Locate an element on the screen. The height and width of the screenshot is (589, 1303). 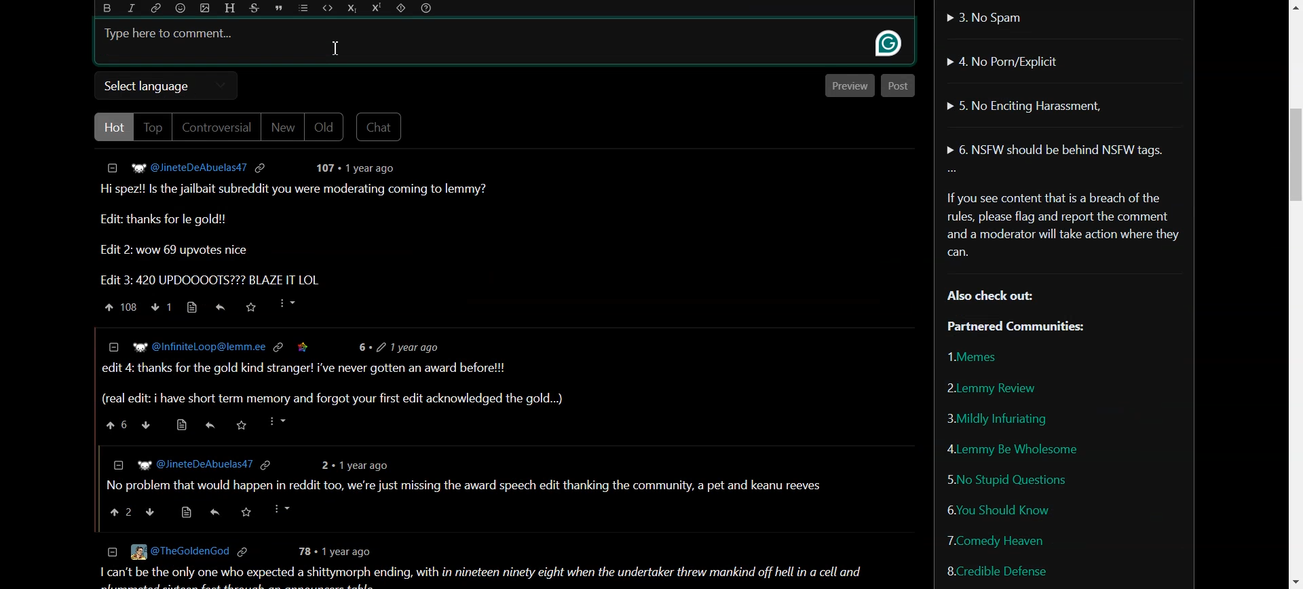
] WP @JineteDeAbuelas47 is located at coordinates (204, 465).